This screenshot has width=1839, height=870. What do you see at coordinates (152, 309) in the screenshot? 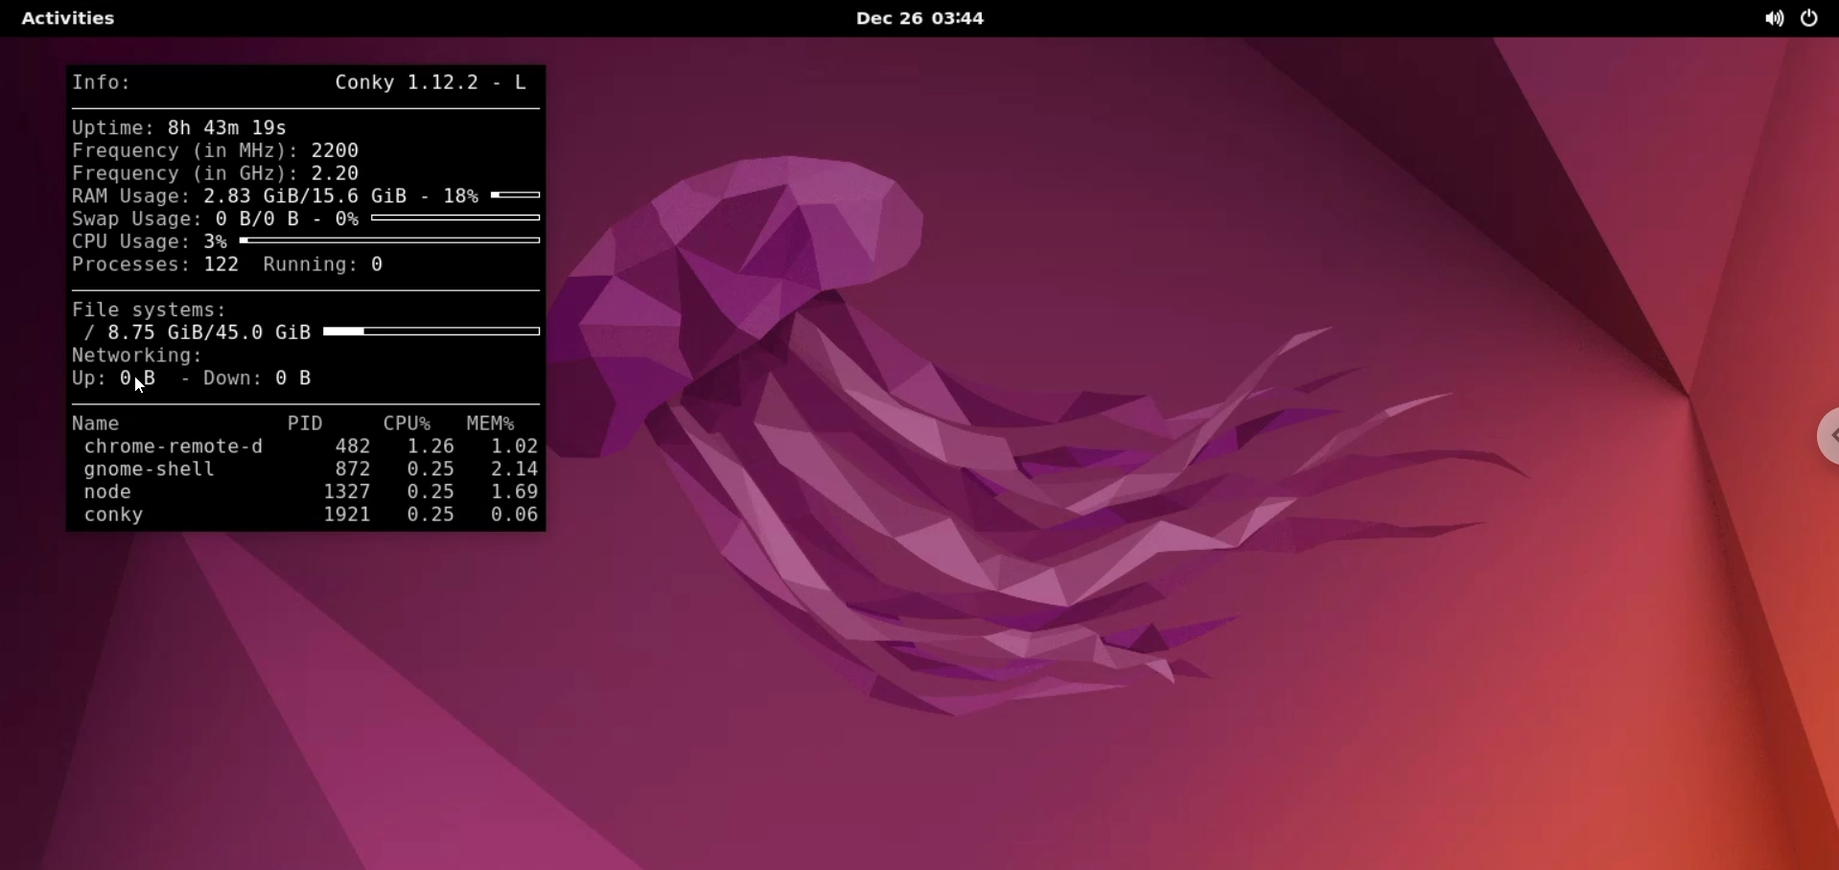
I see `File systems:` at bounding box center [152, 309].